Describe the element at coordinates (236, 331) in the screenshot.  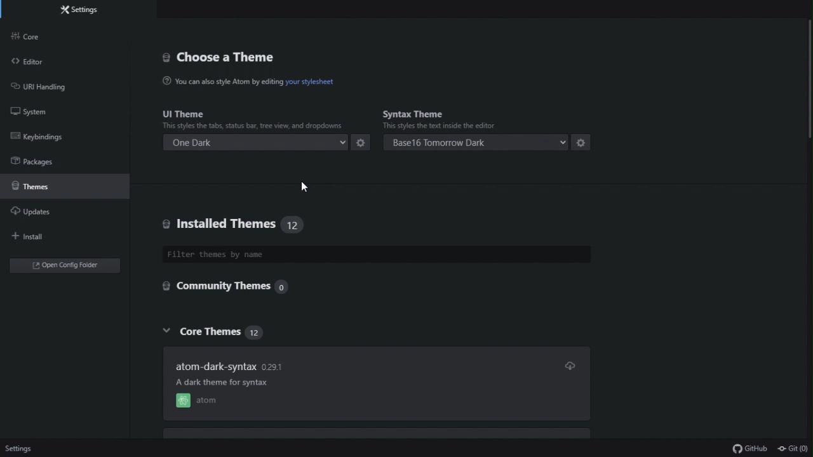
I see `Core themes 12` at that location.